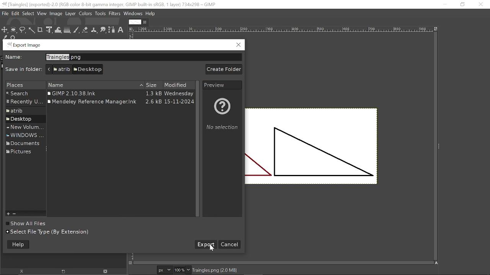 This screenshot has height=275, width=490. Describe the element at coordinates (53, 231) in the screenshot. I see `Select file type(Extension)` at that location.